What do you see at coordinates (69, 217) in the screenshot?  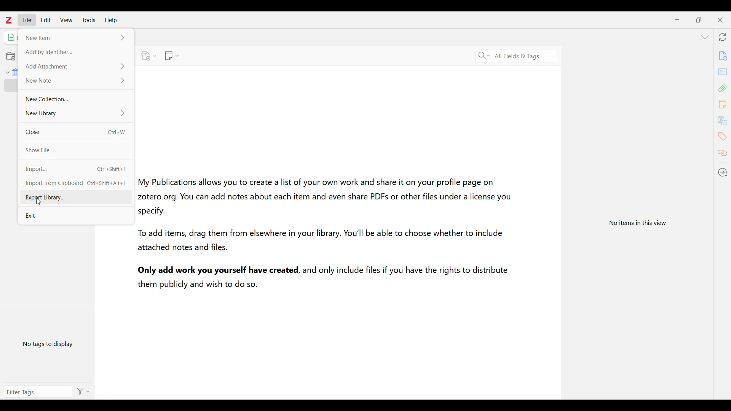 I see `Exit` at bounding box center [69, 217].